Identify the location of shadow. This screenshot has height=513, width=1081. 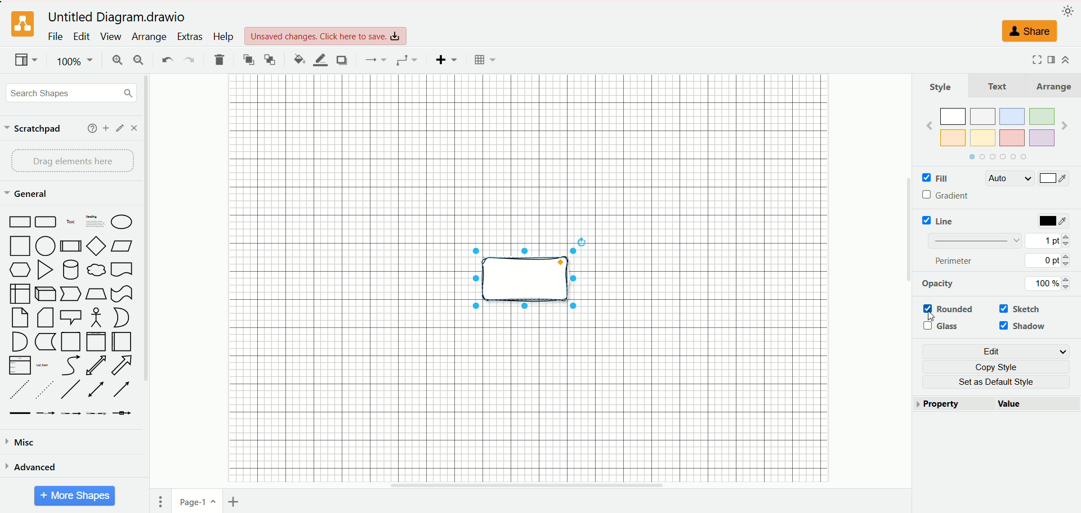
(1025, 327).